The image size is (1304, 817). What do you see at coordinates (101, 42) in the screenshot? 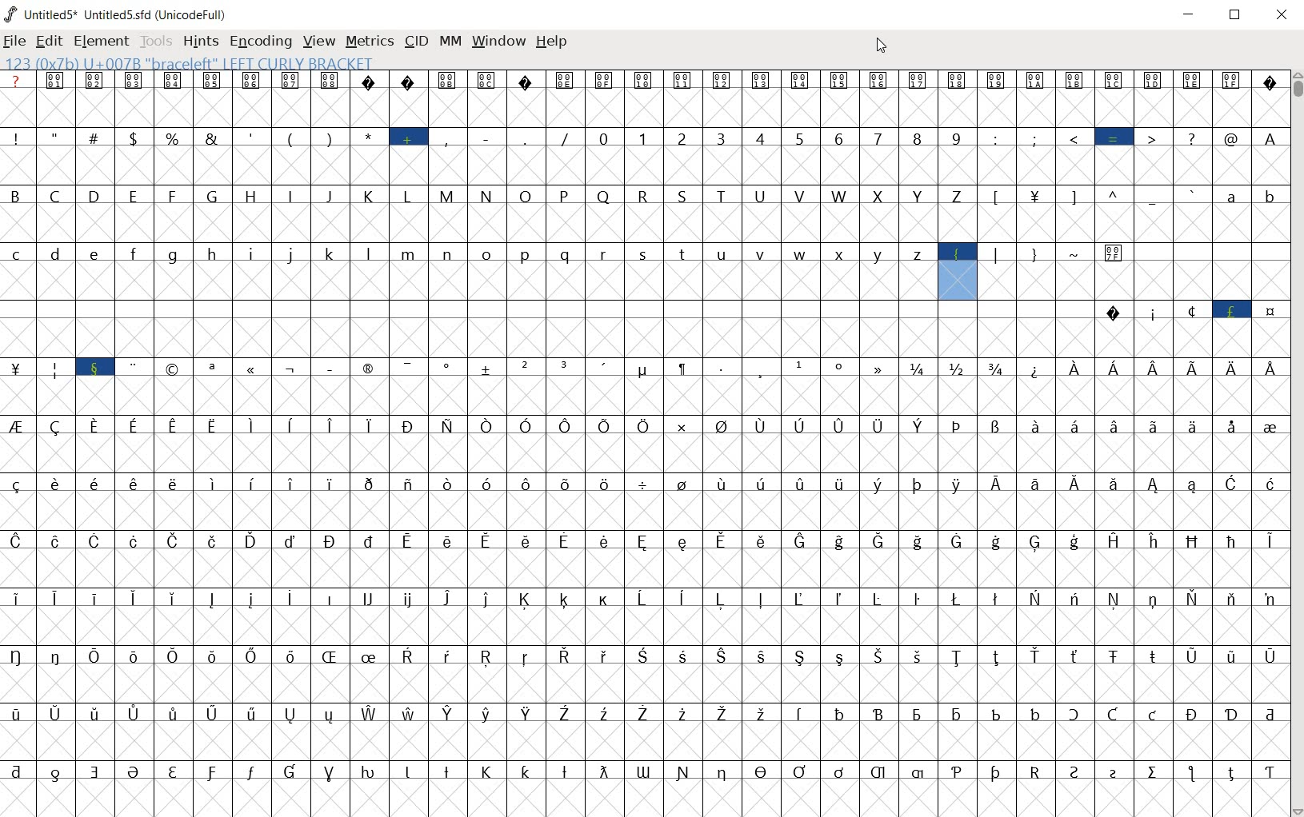
I see `ELEMENT` at bounding box center [101, 42].